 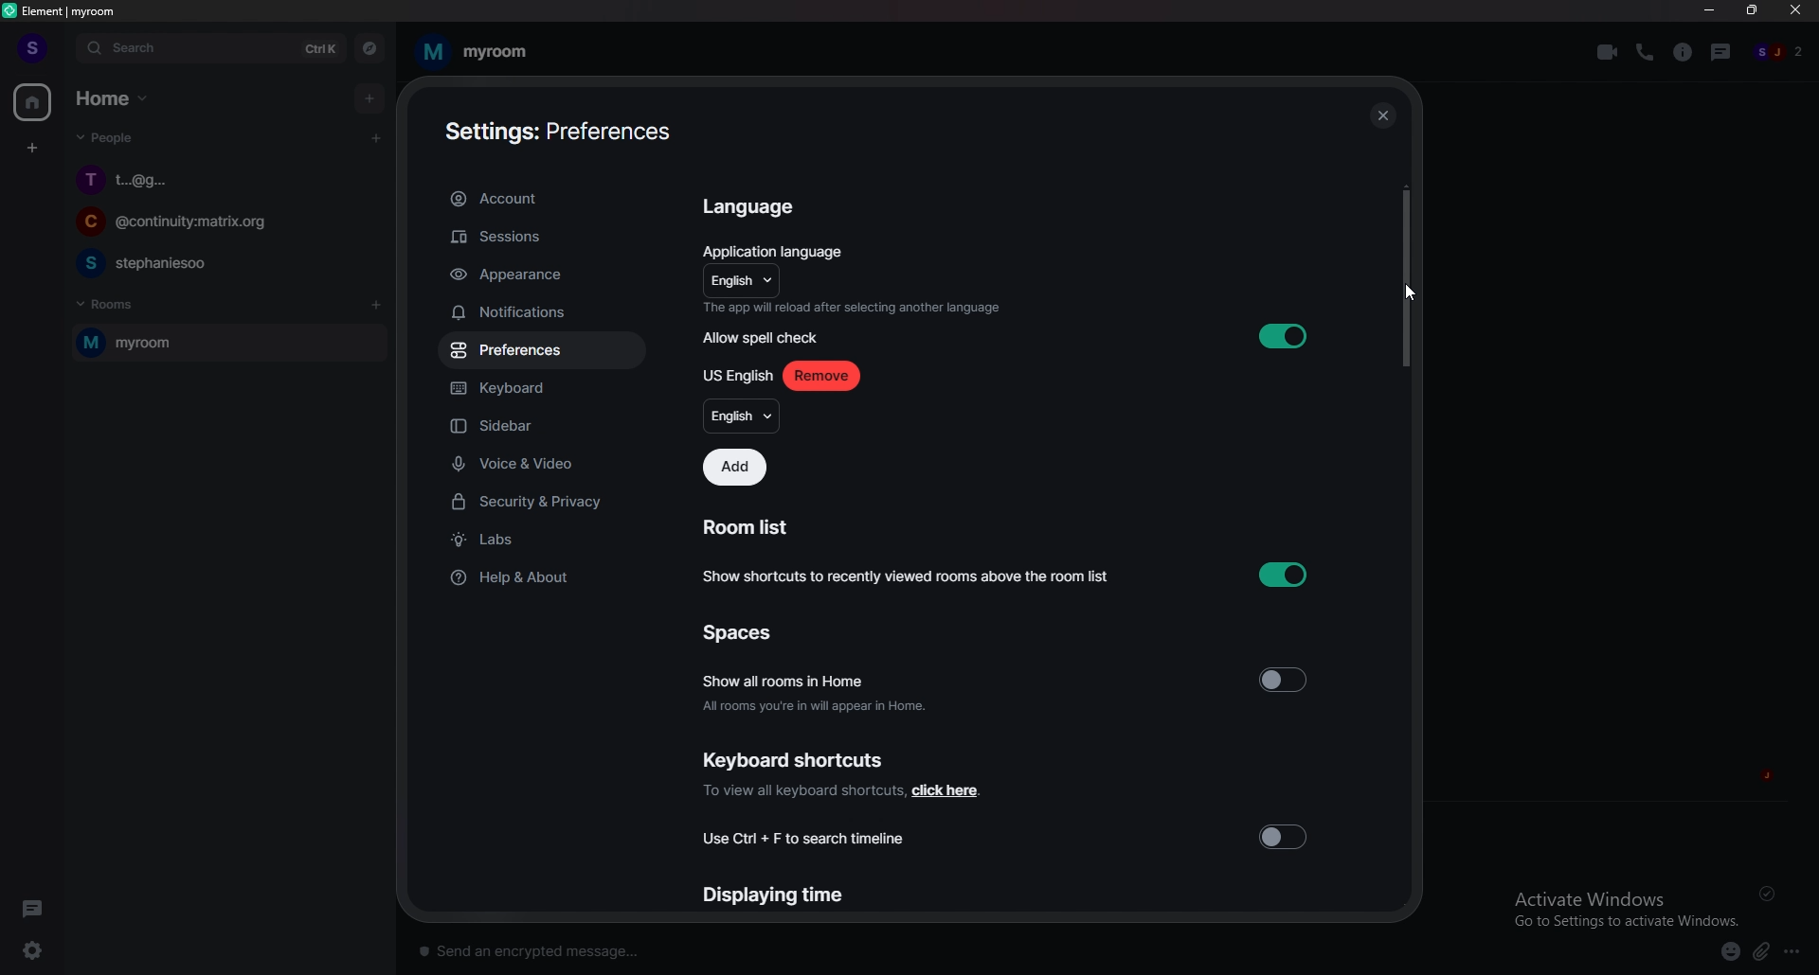 What do you see at coordinates (44, 950) in the screenshot?
I see `settings` at bounding box center [44, 950].